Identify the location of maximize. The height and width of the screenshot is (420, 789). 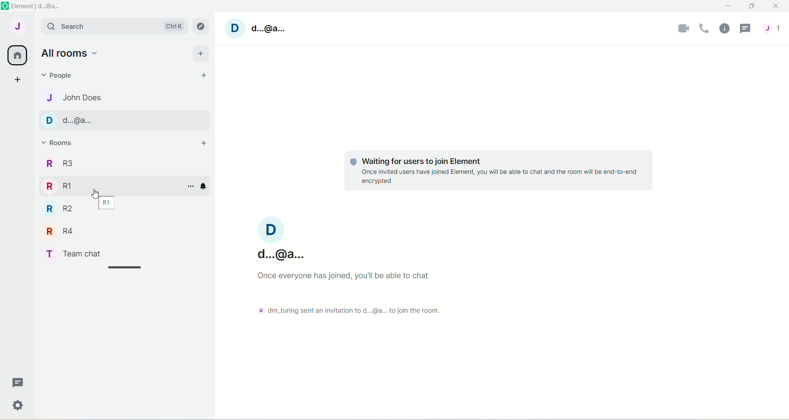
(753, 8).